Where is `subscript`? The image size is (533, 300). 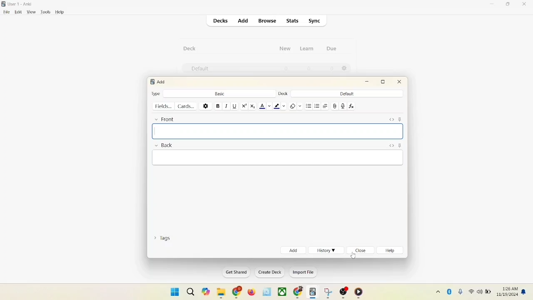 subscript is located at coordinates (253, 106).